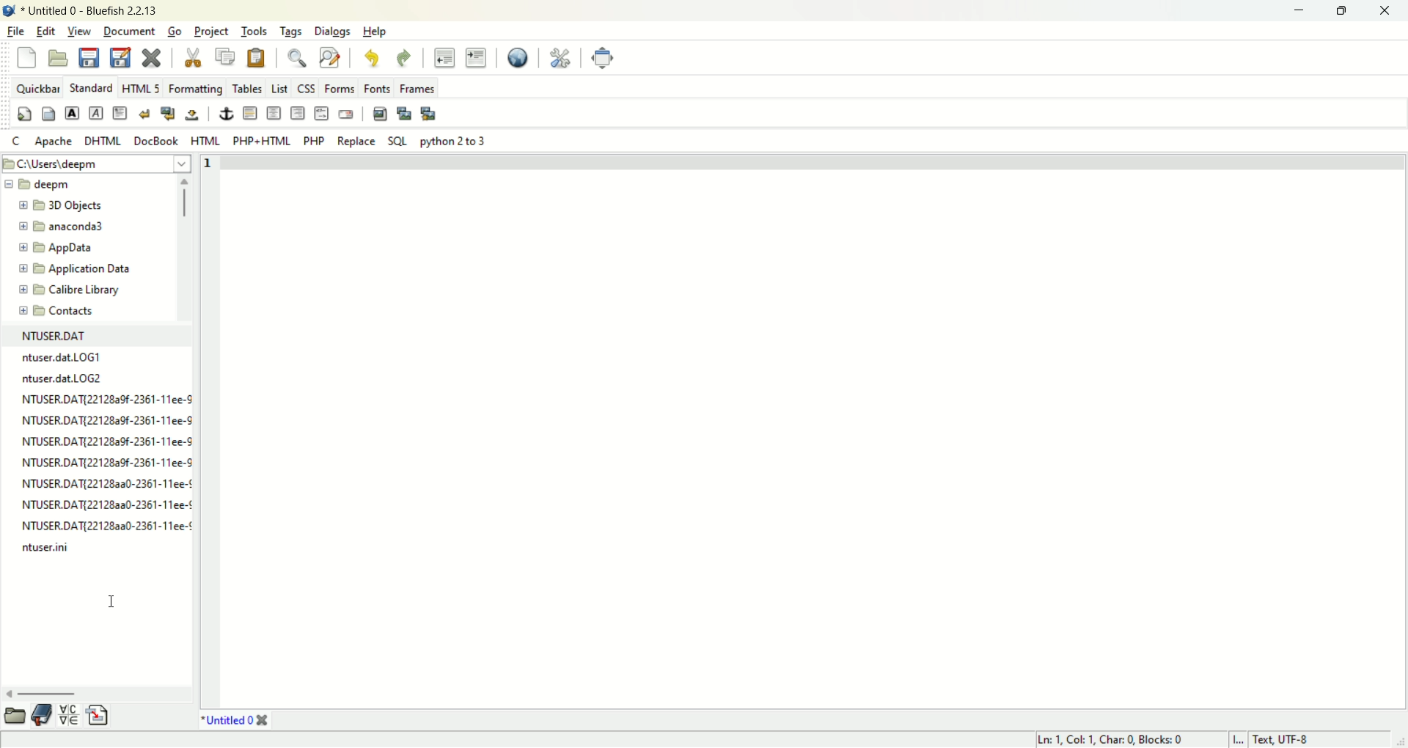 Image resolution: width=1408 pixels, height=748 pixels. What do you see at coordinates (25, 113) in the screenshot?
I see `quick settings` at bounding box center [25, 113].